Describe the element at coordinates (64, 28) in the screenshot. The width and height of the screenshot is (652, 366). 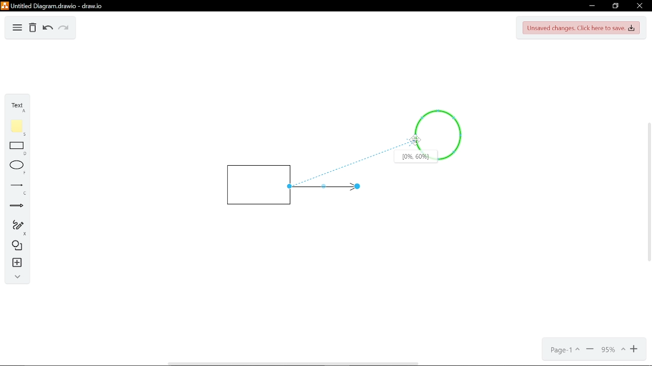
I see `Redo` at that location.